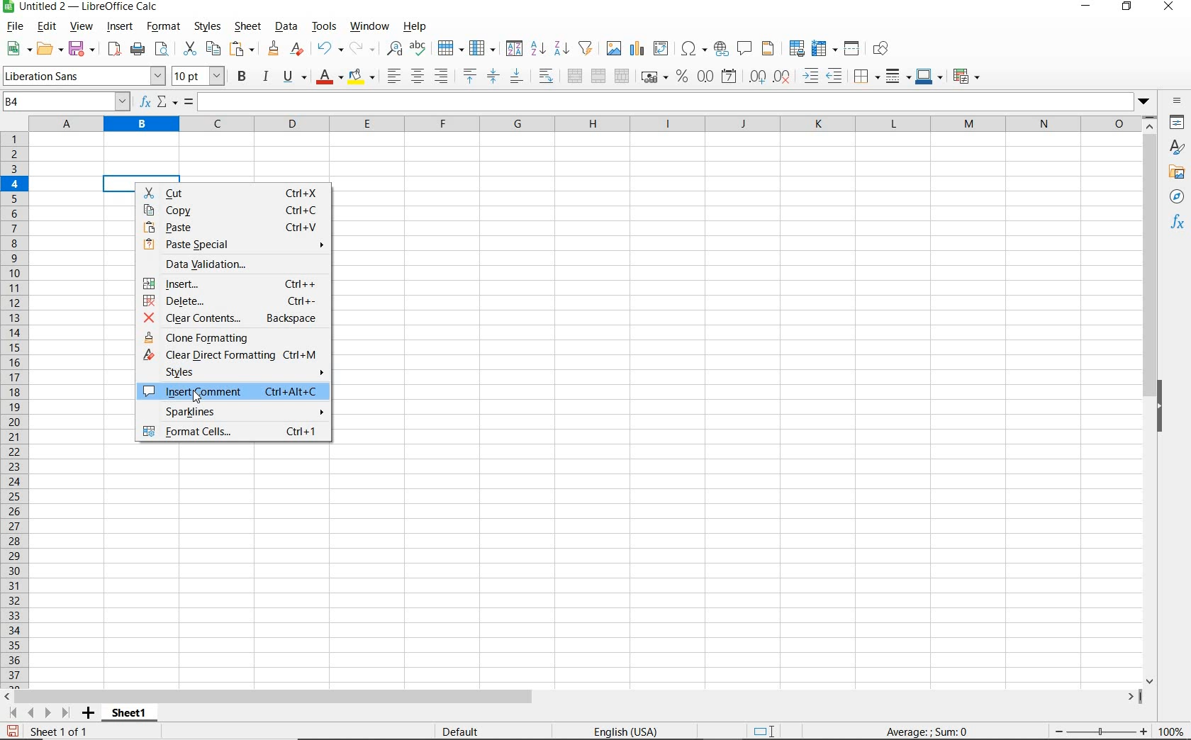 The width and height of the screenshot is (1191, 740). Describe the element at coordinates (233, 434) in the screenshot. I see `format cells` at that location.